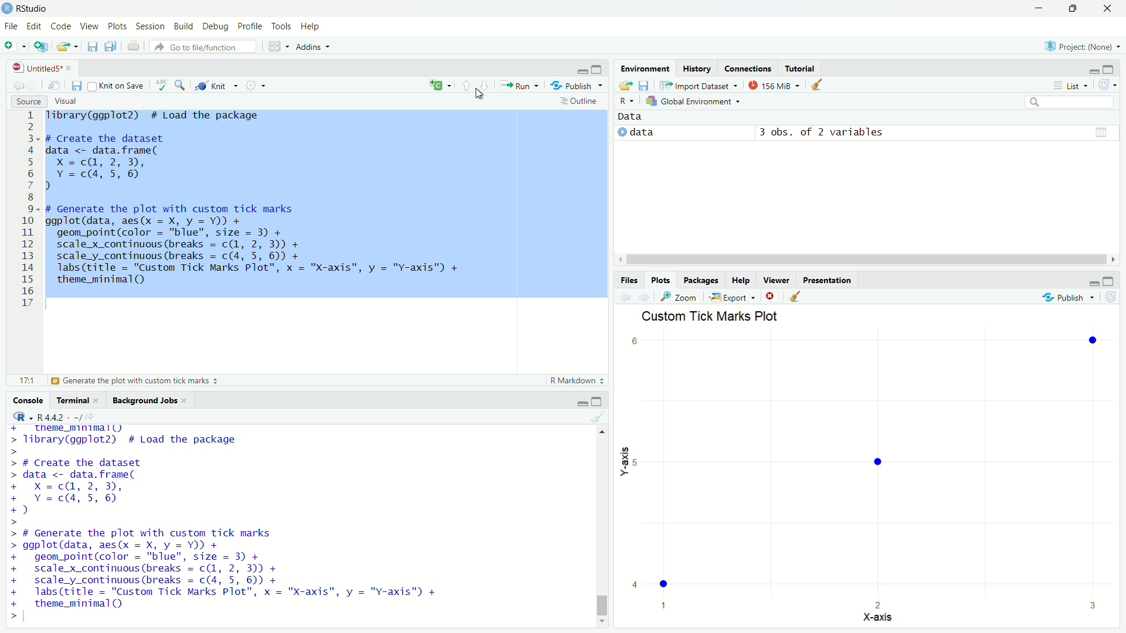 The width and height of the screenshot is (1126, 633). Describe the element at coordinates (105, 488) in the screenshot. I see `code to create the dataset` at that location.